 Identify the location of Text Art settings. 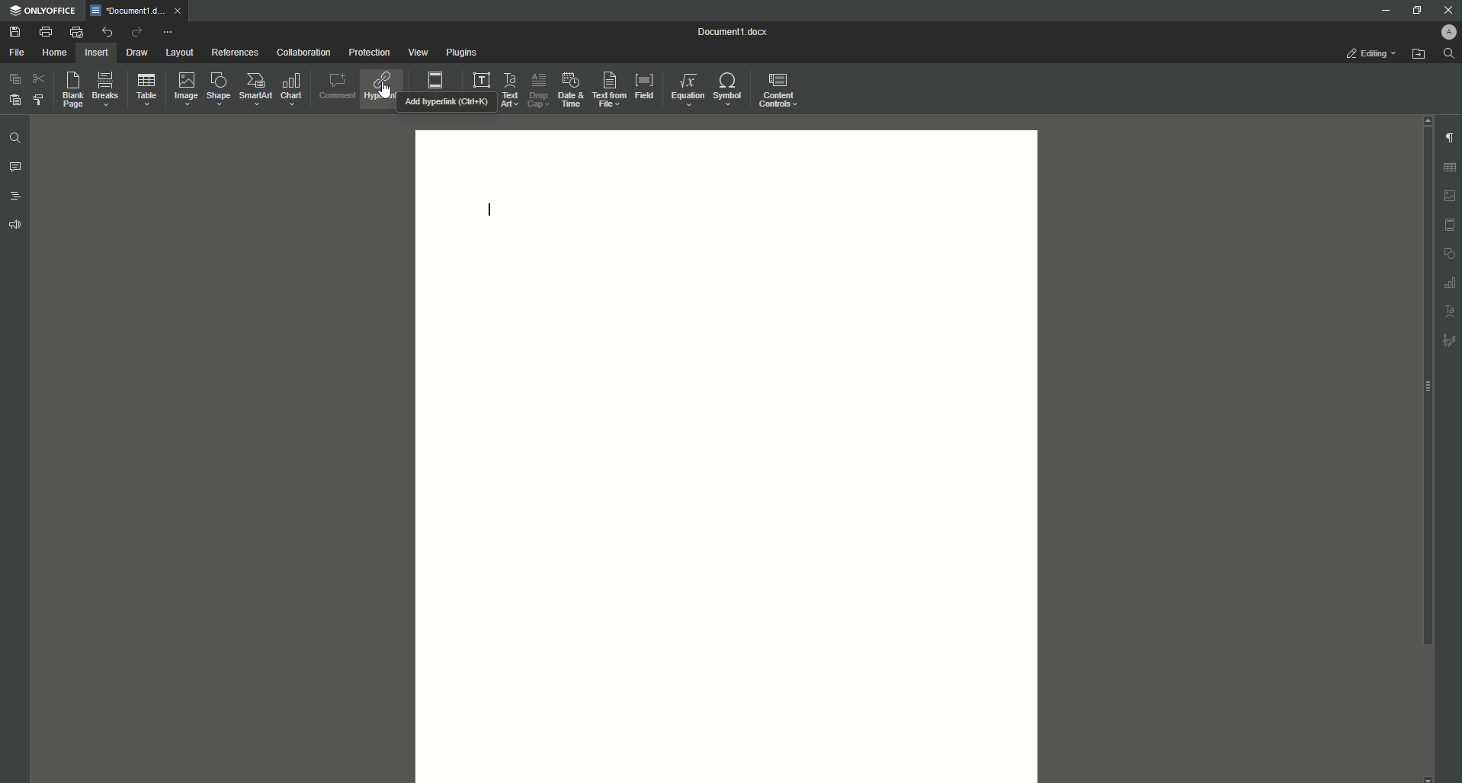
(1451, 312).